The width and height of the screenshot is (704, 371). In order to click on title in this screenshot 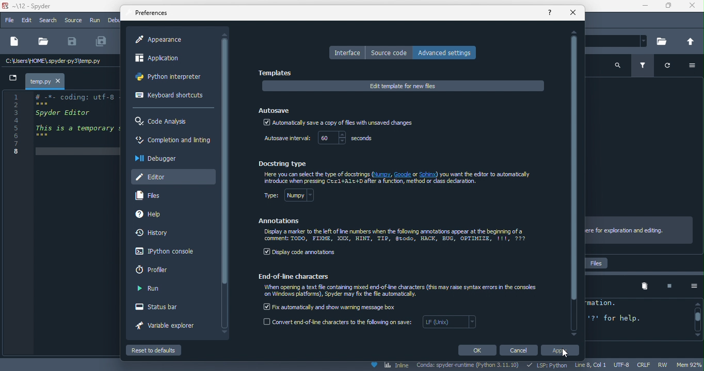, I will do `click(32, 7)`.